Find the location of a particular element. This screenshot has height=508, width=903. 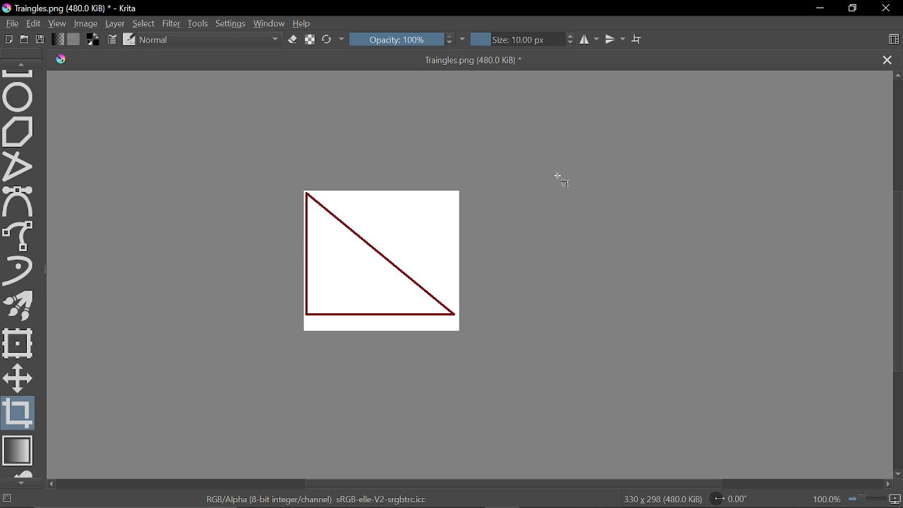

734 x 298 (960.0 KiB) is located at coordinates (662, 500).